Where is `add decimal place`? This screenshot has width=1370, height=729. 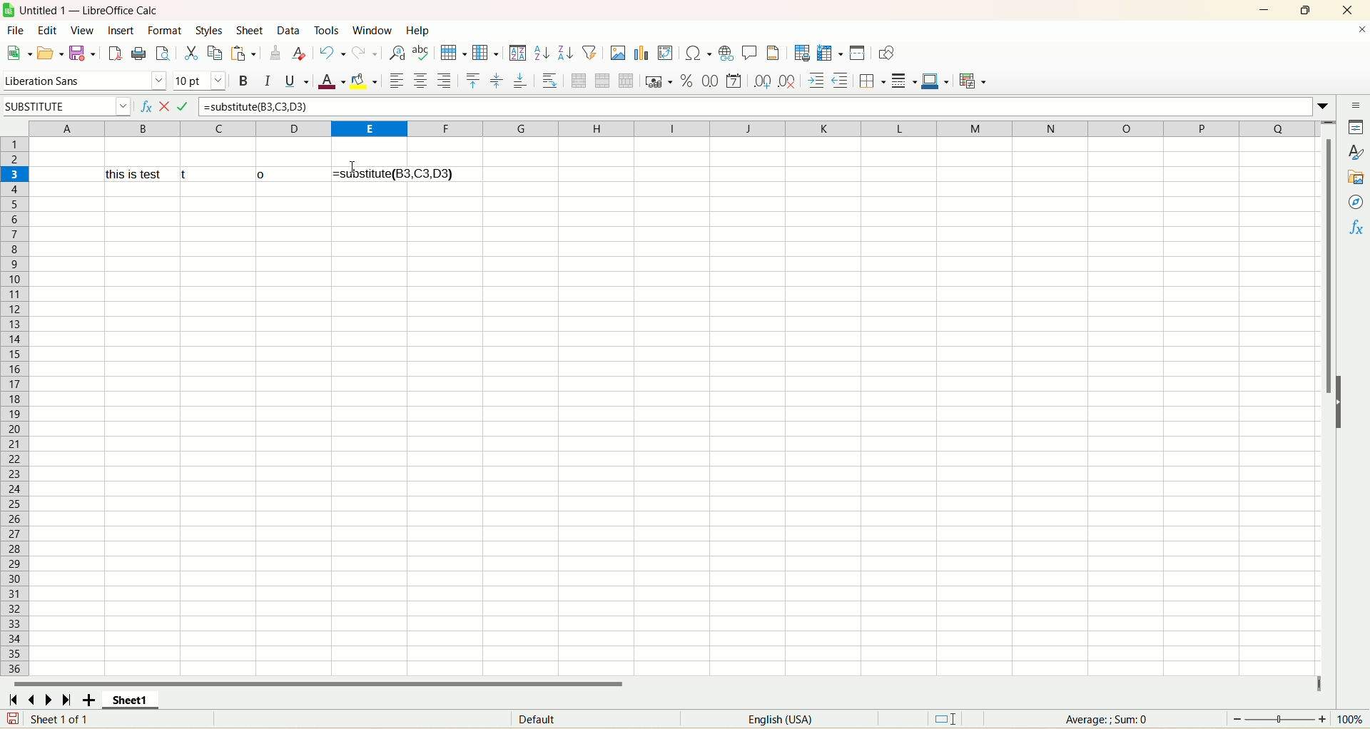
add decimal place is located at coordinates (764, 81).